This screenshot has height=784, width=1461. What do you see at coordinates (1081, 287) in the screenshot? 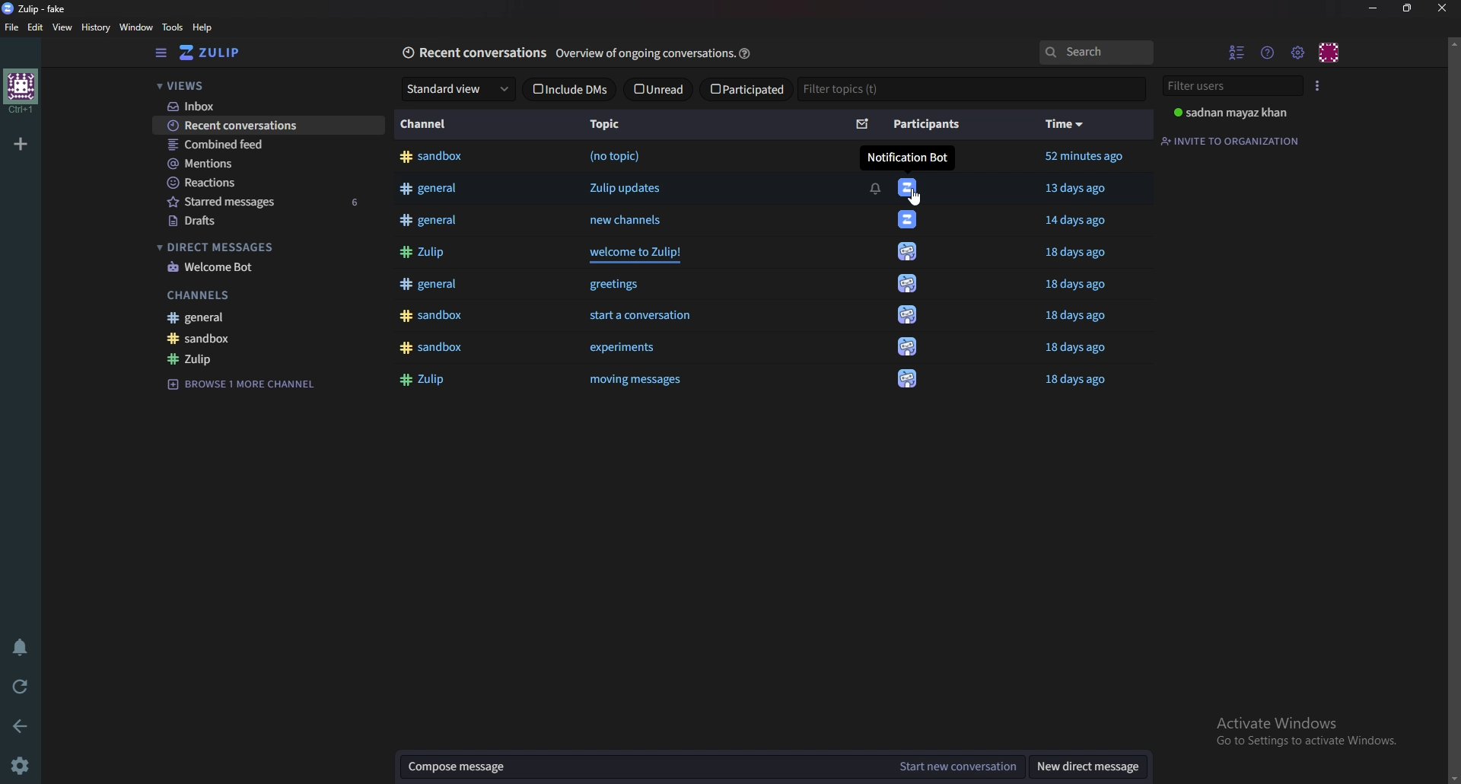
I see `18 days ago` at bounding box center [1081, 287].